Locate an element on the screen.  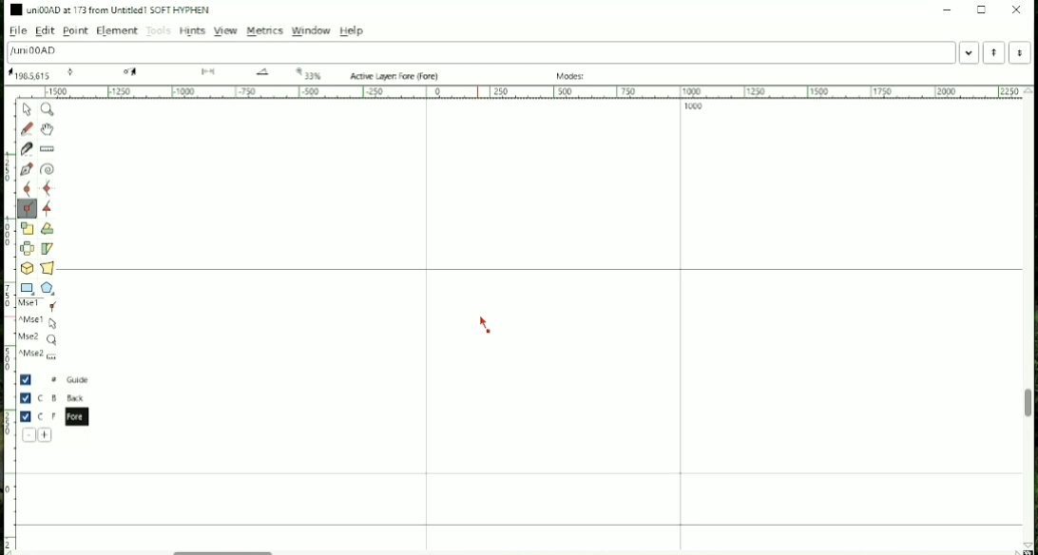
Help is located at coordinates (352, 30).